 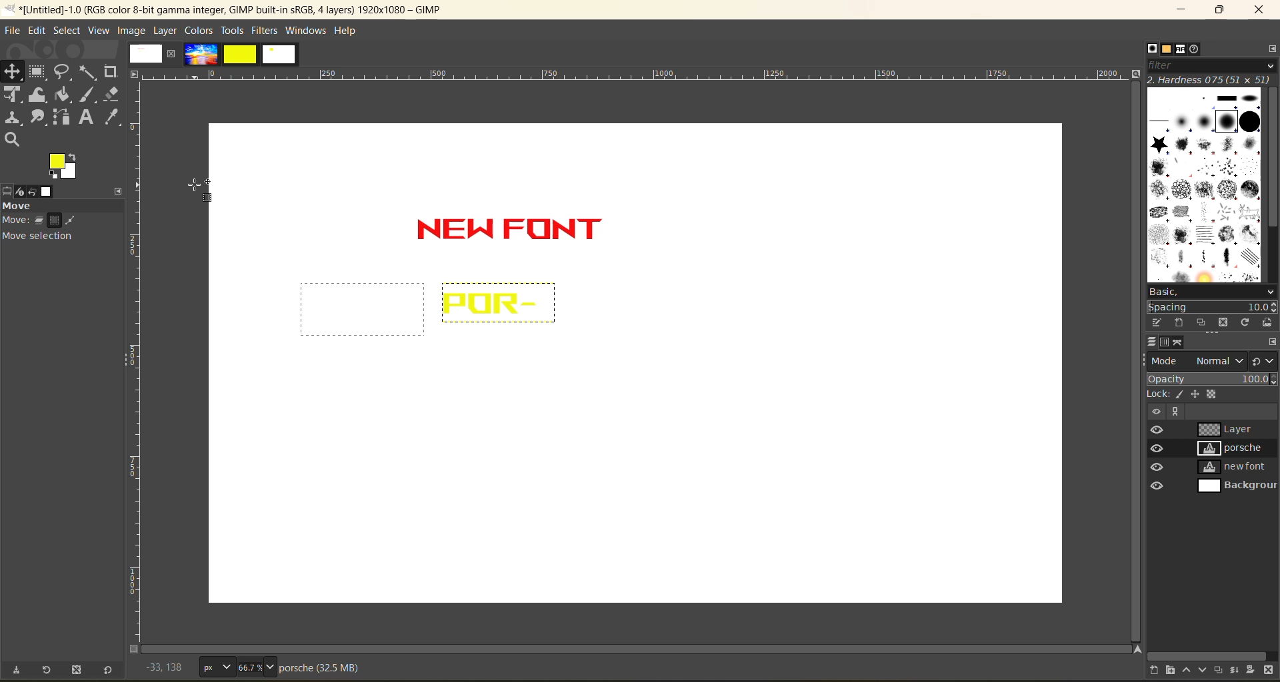 I want to click on mode, so click(x=1195, y=362).